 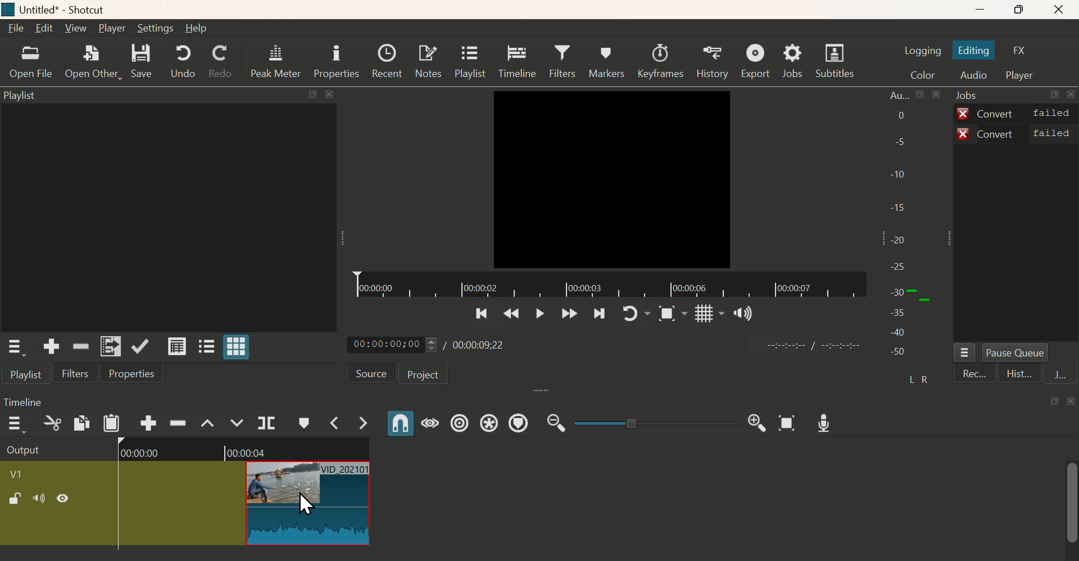 What do you see at coordinates (78, 346) in the screenshot?
I see `` at bounding box center [78, 346].